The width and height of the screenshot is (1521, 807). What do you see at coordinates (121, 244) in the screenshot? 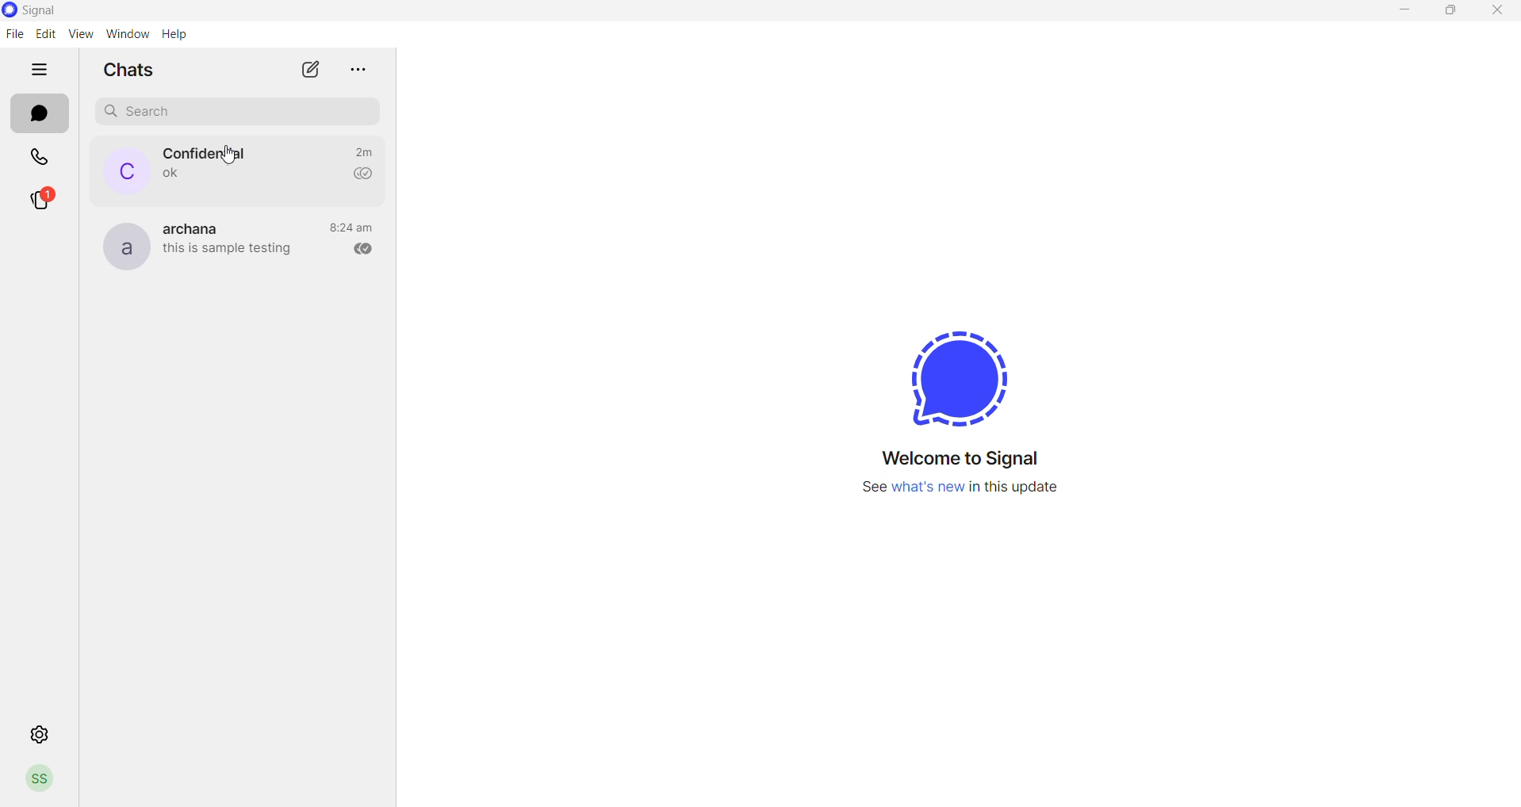
I see `profile picture` at bounding box center [121, 244].